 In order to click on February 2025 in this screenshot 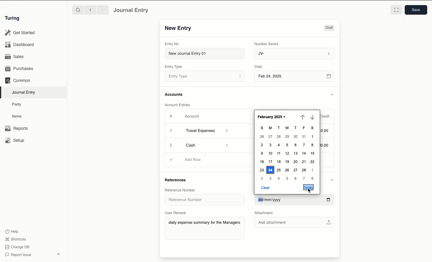, I will do `click(271, 117)`.